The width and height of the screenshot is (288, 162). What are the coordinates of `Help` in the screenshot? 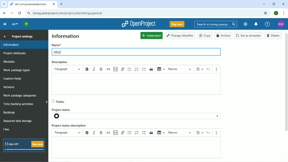 It's located at (267, 24).